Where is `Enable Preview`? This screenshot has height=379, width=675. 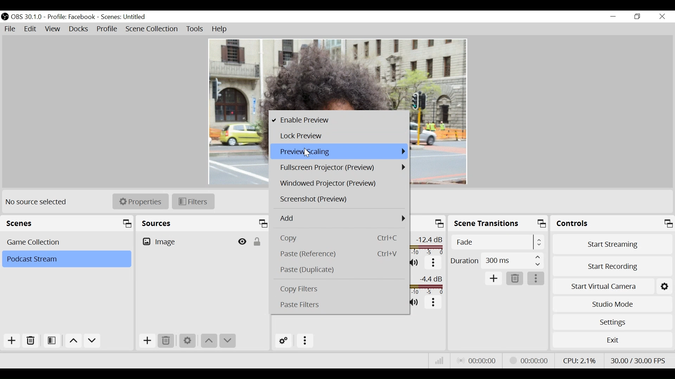
Enable Preview is located at coordinates (337, 120).